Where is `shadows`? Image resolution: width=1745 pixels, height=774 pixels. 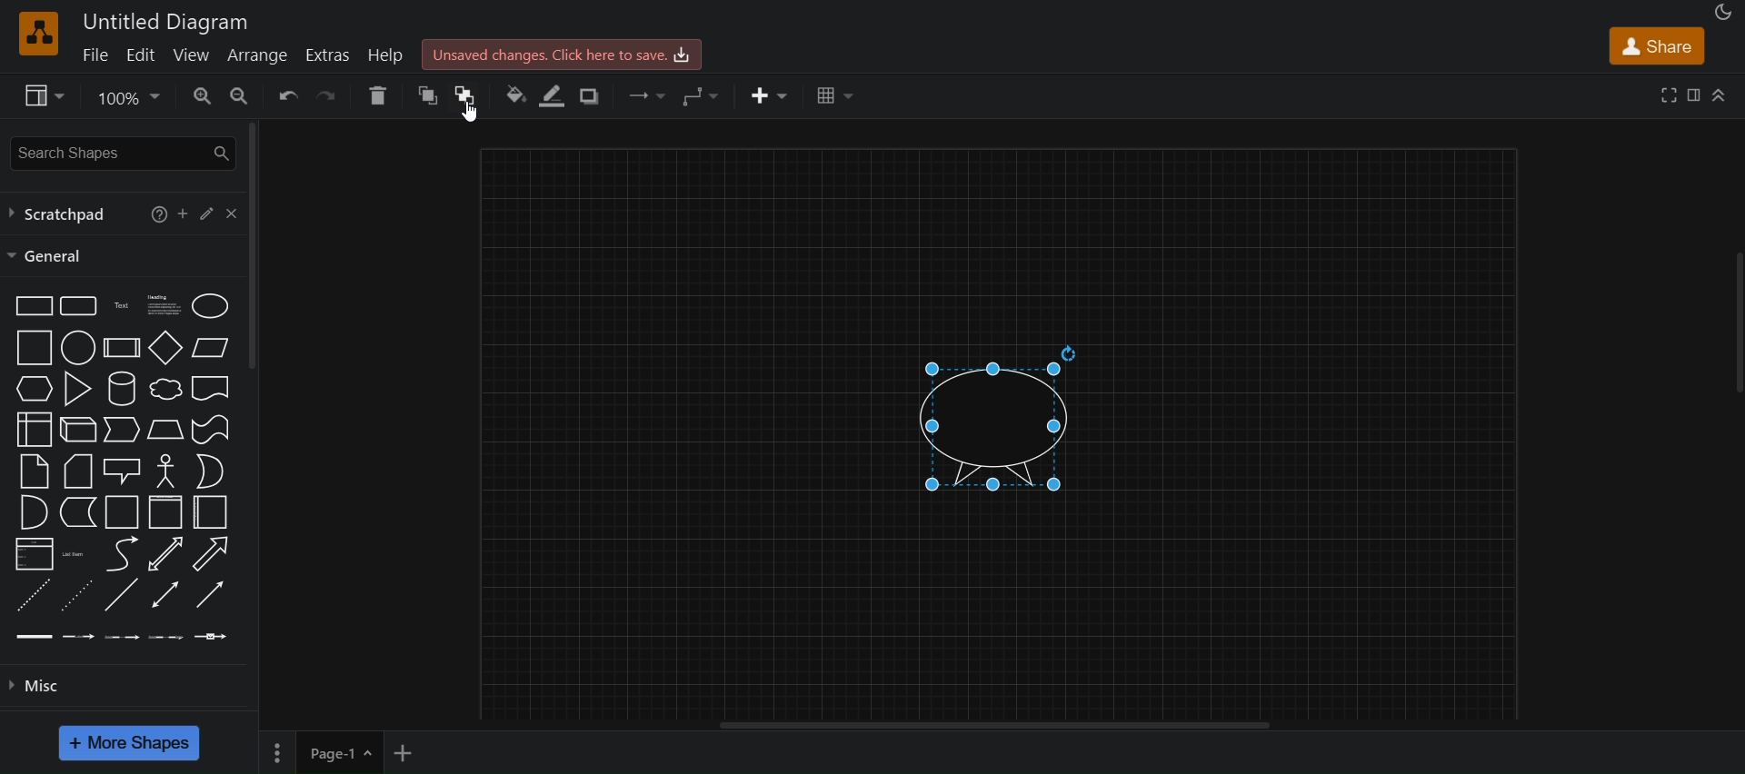 shadows is located at coordinates (594, 98).